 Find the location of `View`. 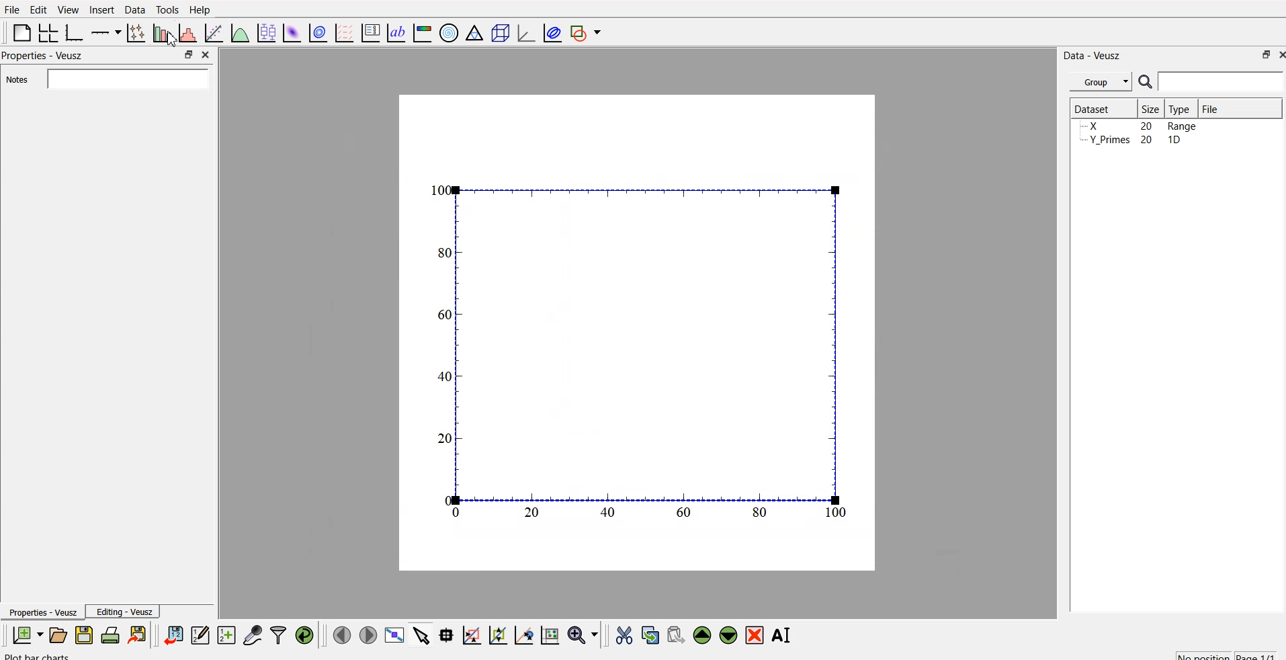

View is located at coordinates (69, 9).